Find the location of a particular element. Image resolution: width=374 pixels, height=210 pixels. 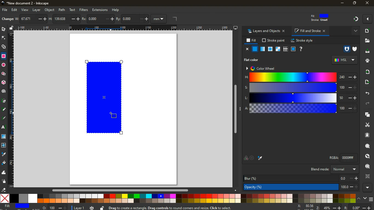

help is located at coordinates (301, 49).